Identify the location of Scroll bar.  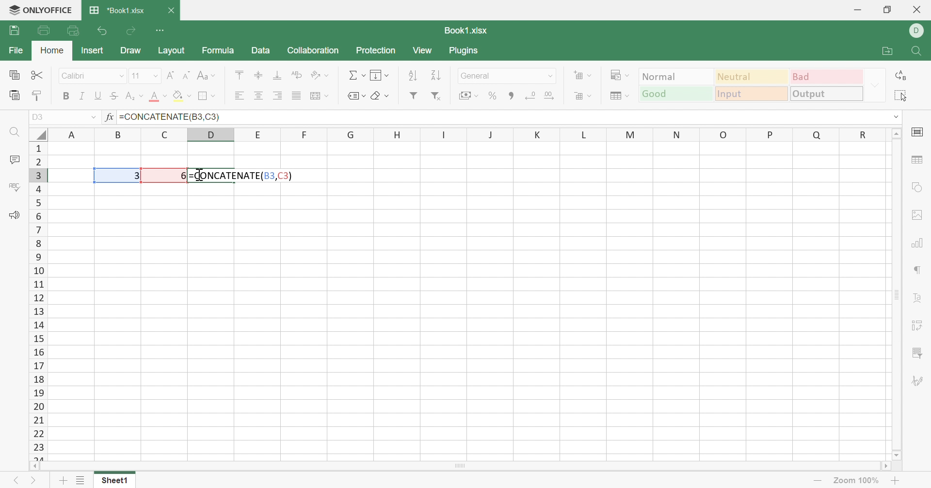
(898, 294).